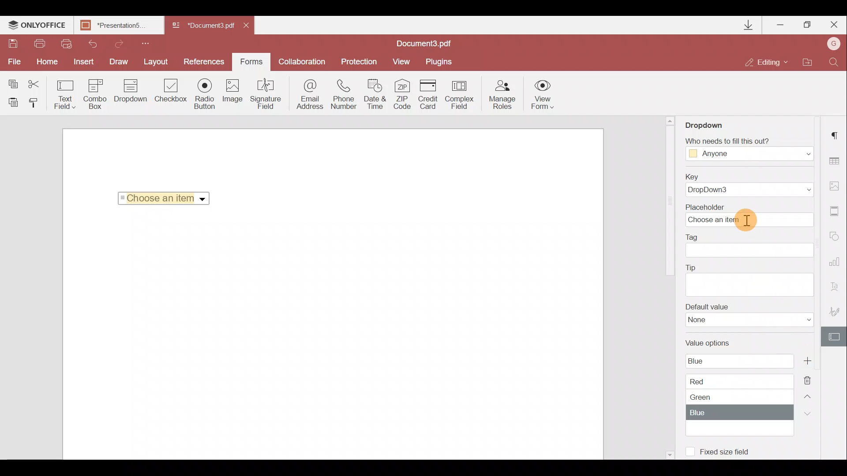  I want to click on Image settings, so click(837, 186).